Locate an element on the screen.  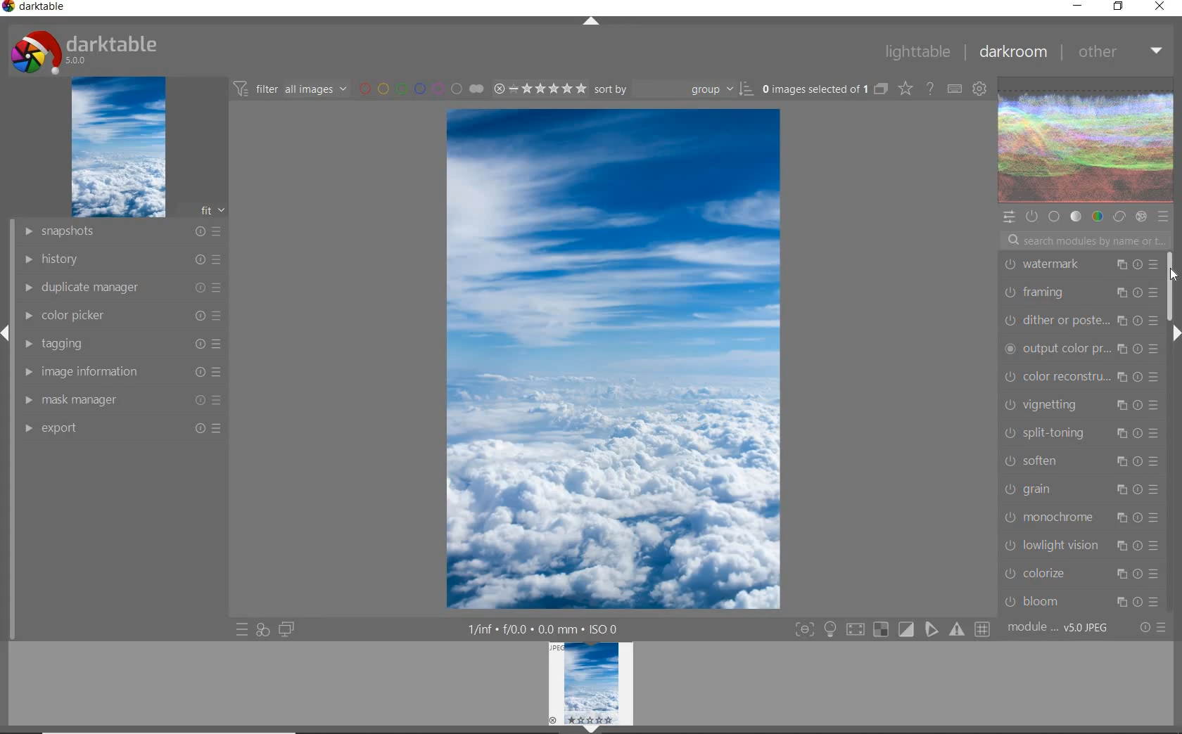
RESET OR PRESET & PREFERENCE is located at coordinates (1152, 626).